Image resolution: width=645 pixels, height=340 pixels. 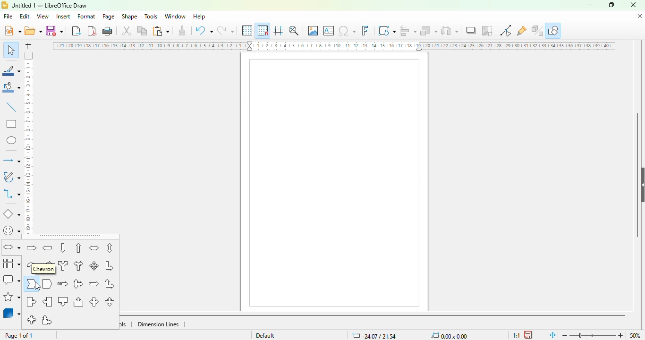 What do you see at coordinates (127, 31) in the screenshot?
I see `cut` at bounding box center [127, 31].